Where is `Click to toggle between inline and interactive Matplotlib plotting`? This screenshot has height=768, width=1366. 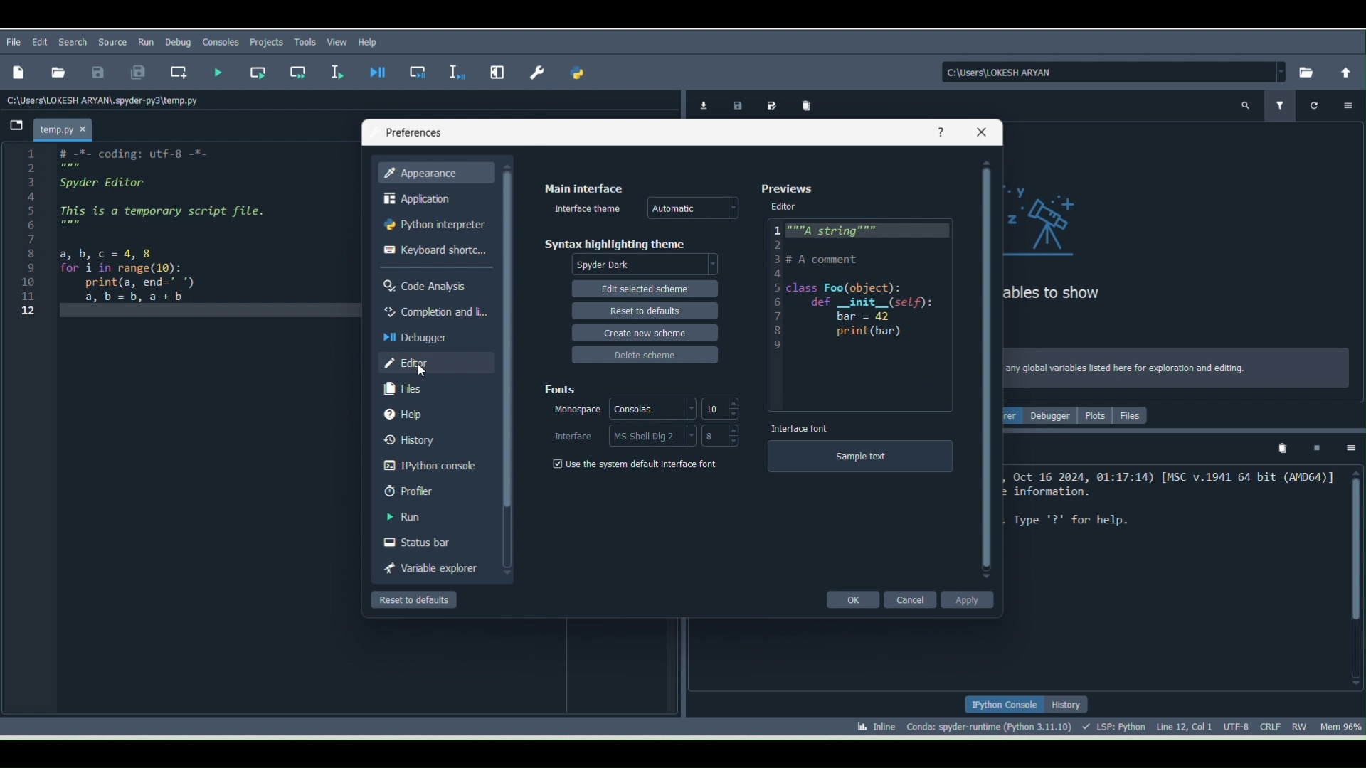
Click to toggle between inline and interactive Matplotlib plotting is located at coordinates (868, 723).